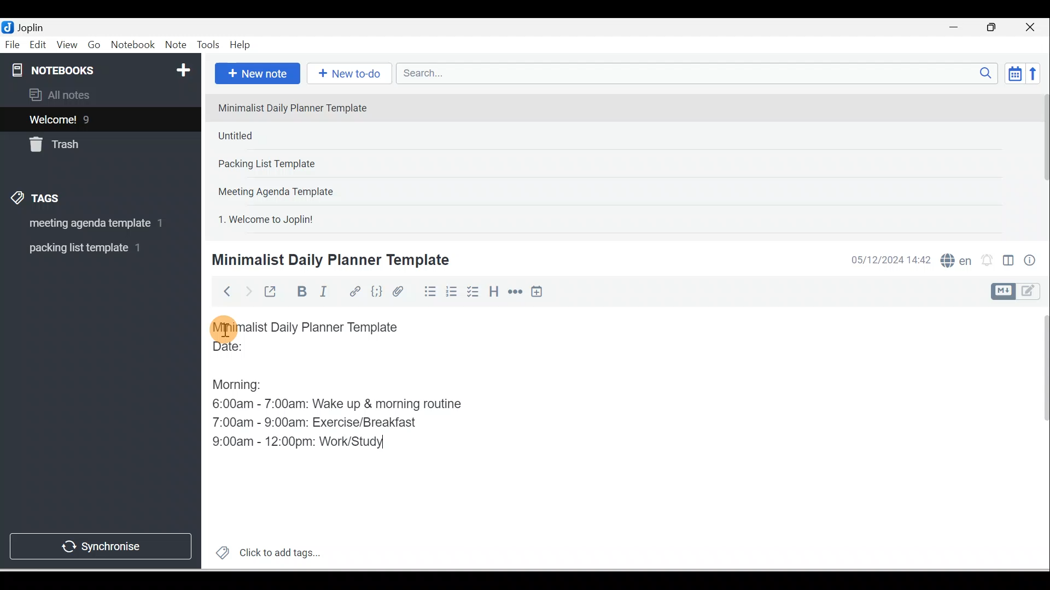 This screenshot has width=1050, height=590. Describe the element at coordinates (472, 292) in the screenshot. I see `Checkbox` at that location.